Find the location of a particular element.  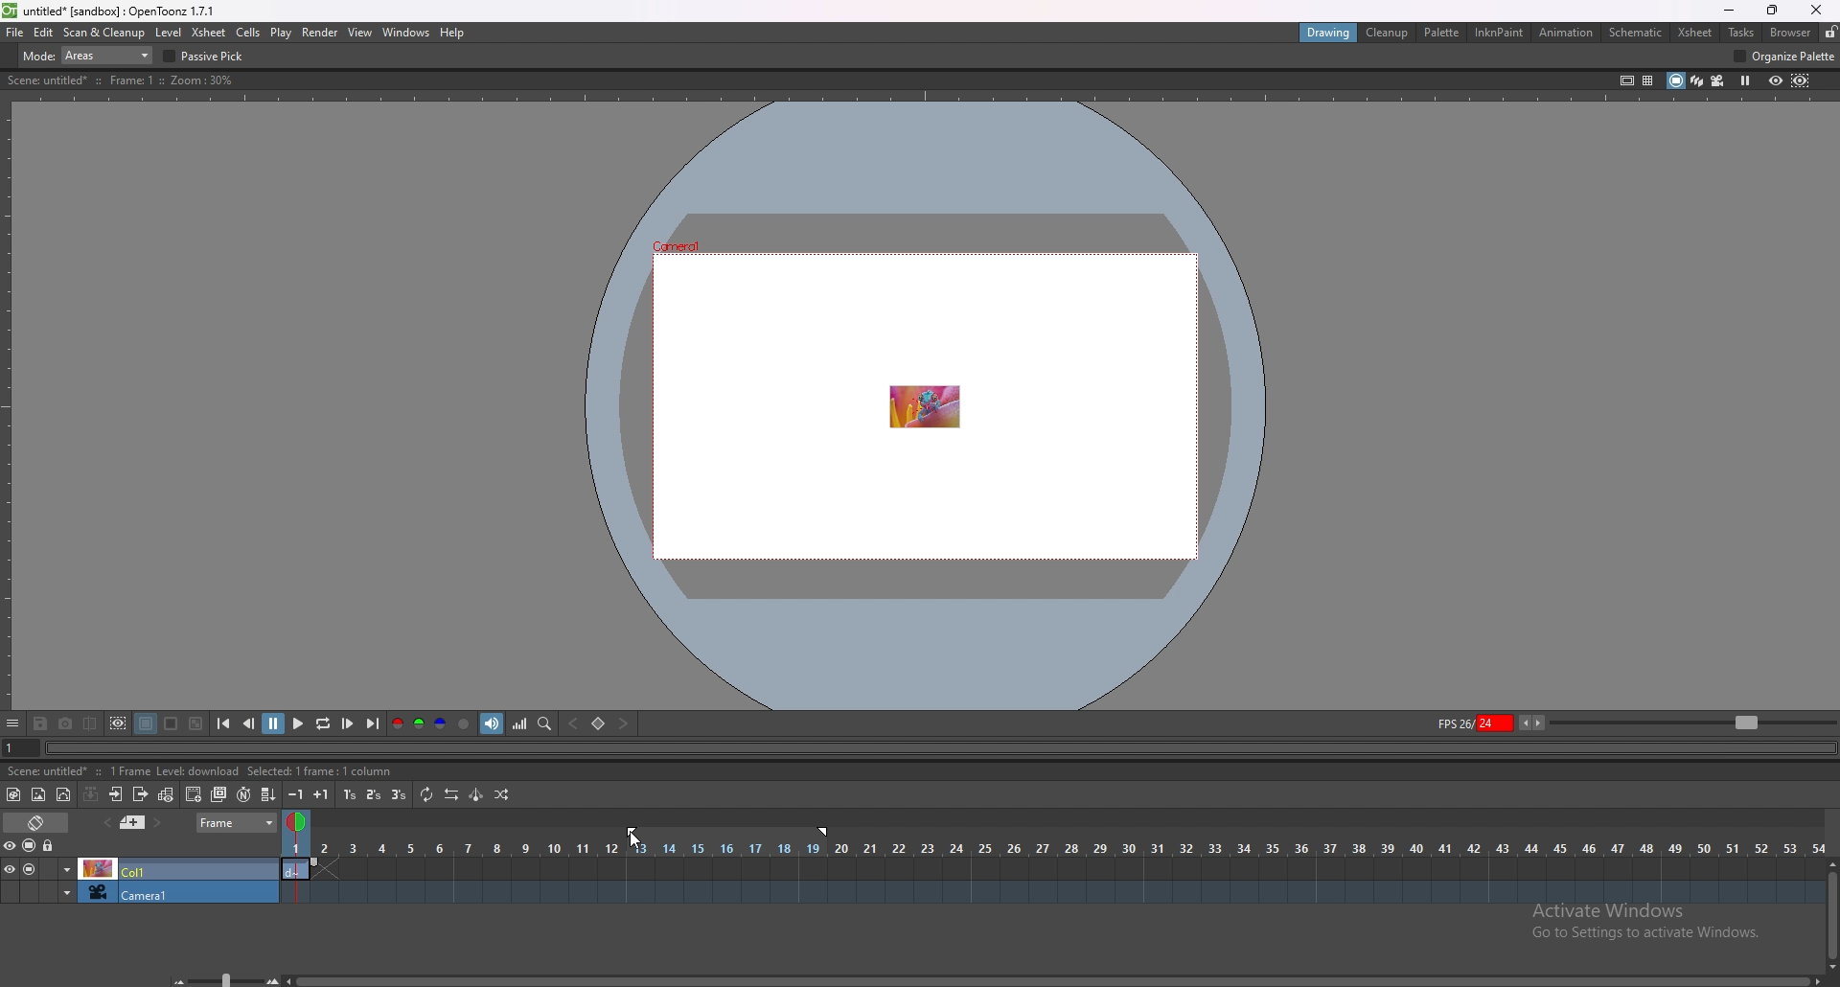

reframe on 2s is located at coordinates (375, 794).